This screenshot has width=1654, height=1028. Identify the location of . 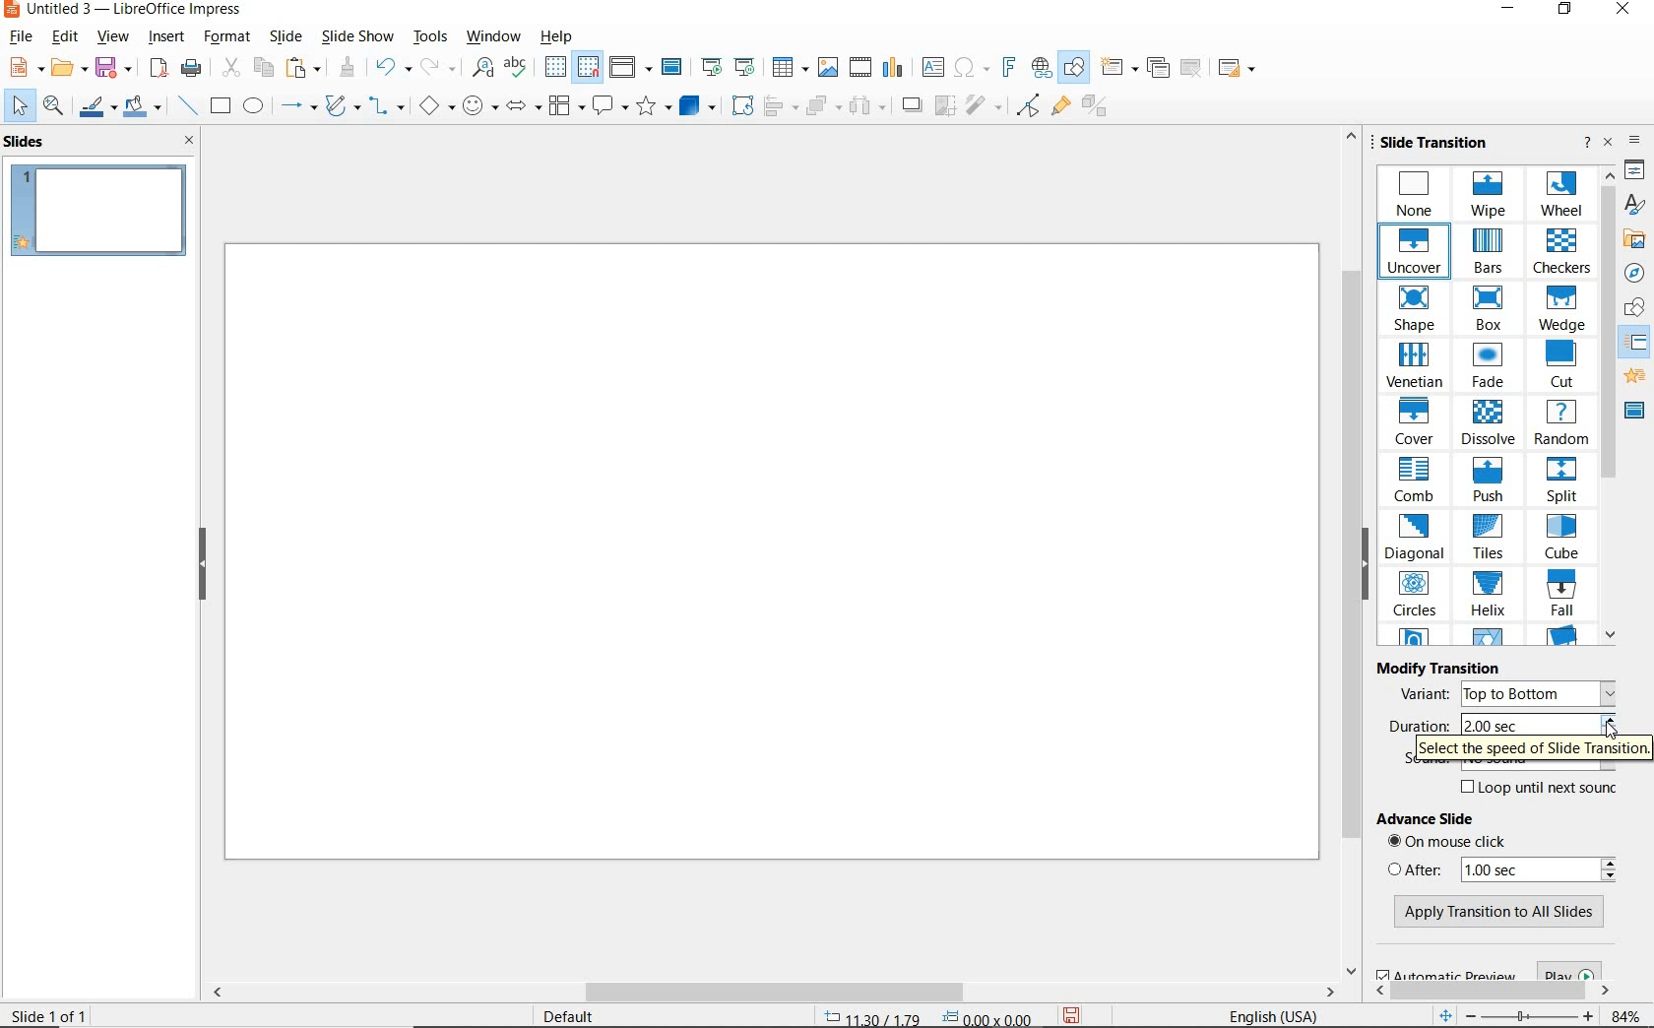
(674, 66).